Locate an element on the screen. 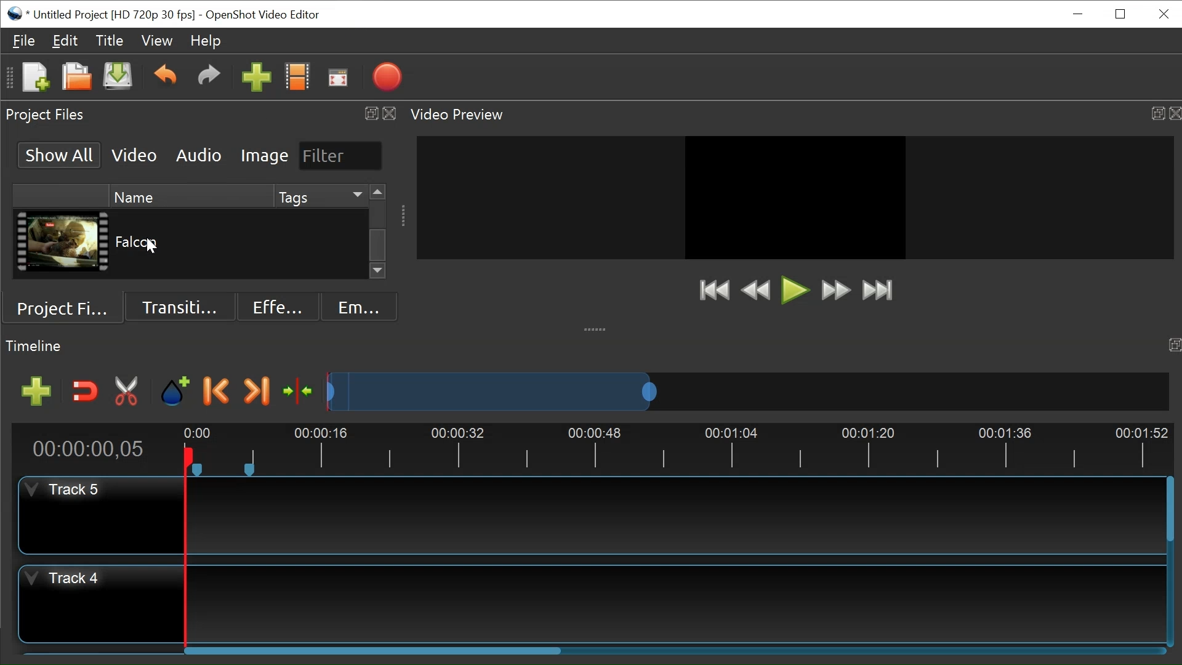 This screenshot has height=665, width=1182. View is located at coordinates (158, 41).